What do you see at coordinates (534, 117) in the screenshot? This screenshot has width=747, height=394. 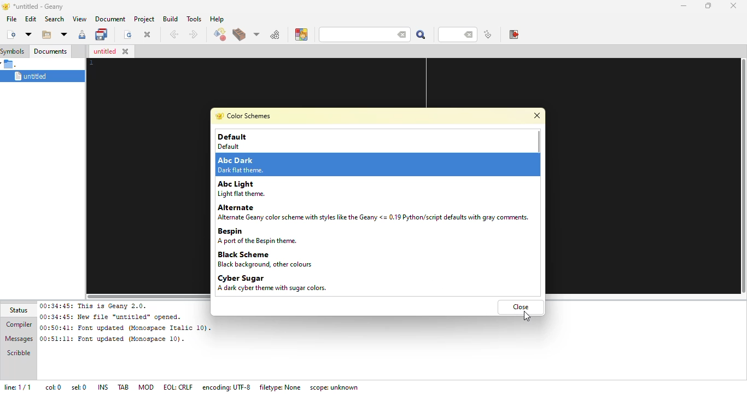 I see `close` at bounding box center [534, 117].